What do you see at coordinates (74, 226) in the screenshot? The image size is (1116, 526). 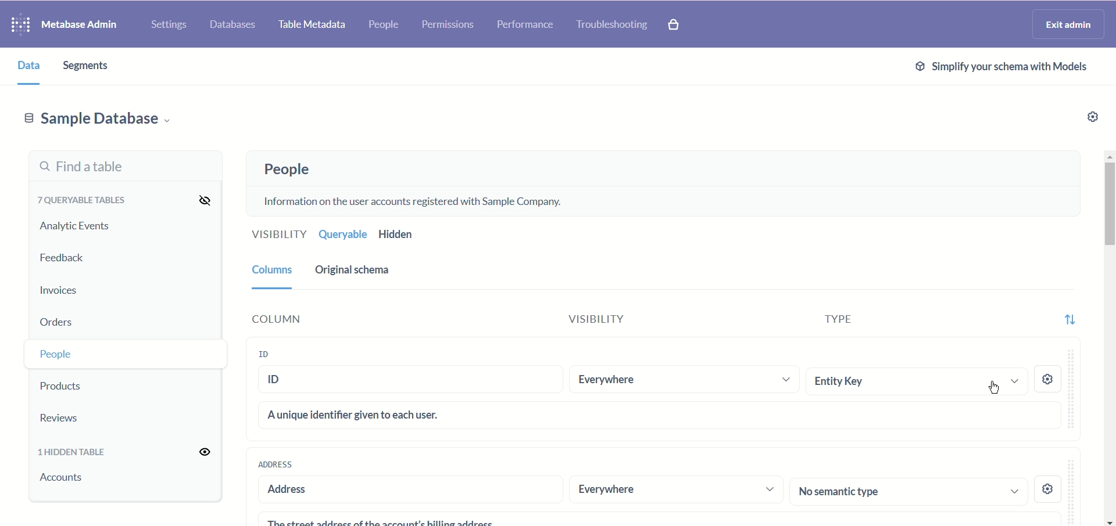 I see `Analytic events` at bounding box center [74, 226].